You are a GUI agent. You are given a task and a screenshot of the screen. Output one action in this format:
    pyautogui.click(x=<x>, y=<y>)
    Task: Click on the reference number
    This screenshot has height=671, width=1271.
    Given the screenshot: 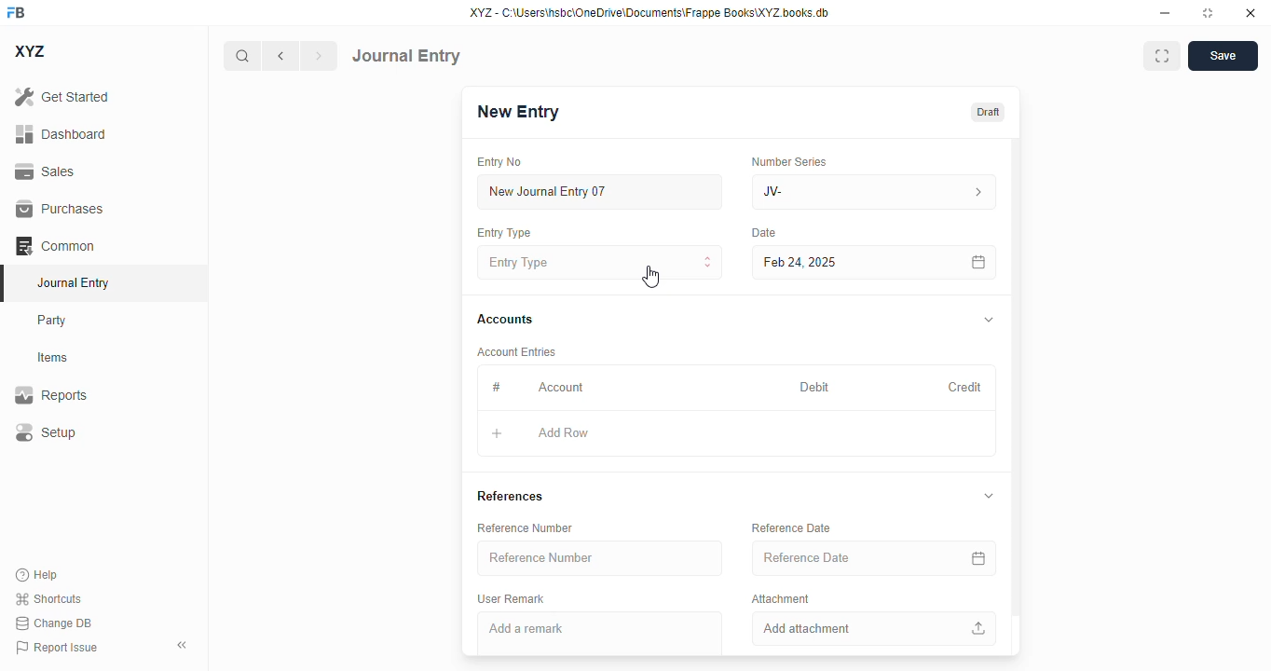 What is the action you would take?
    pyautogui.click(x=526, y=527)
    